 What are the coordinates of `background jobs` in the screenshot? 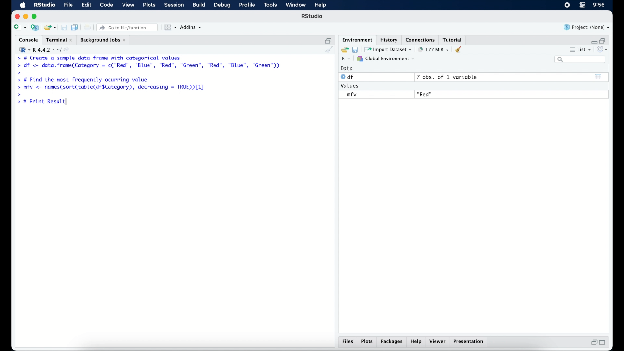 It's located at (104, 40).